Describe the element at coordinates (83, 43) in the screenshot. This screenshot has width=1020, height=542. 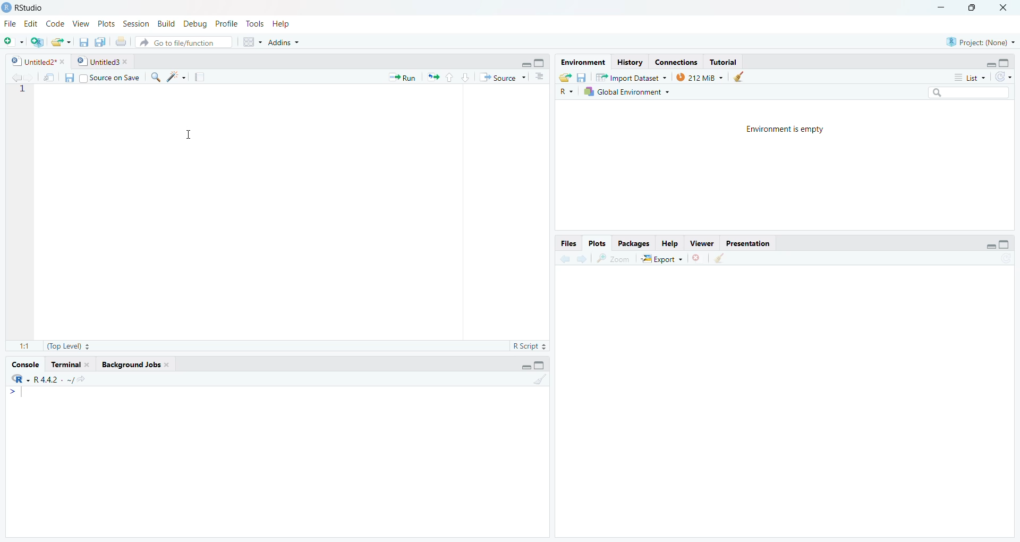
I see `save current documents` at that location.